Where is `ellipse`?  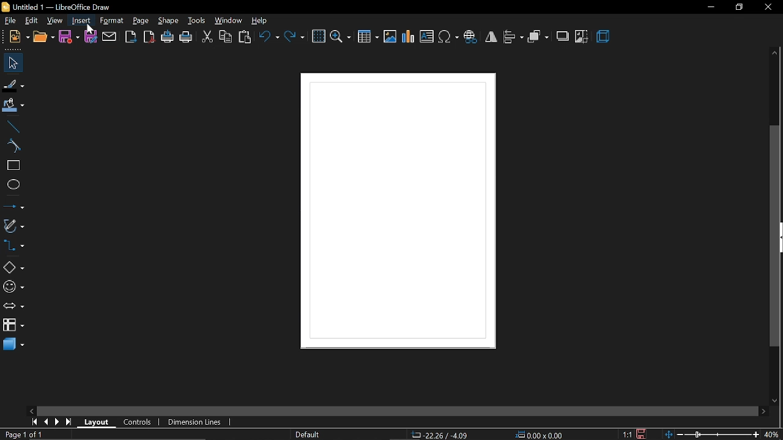 ellipse is located at coordinates (12, 185).